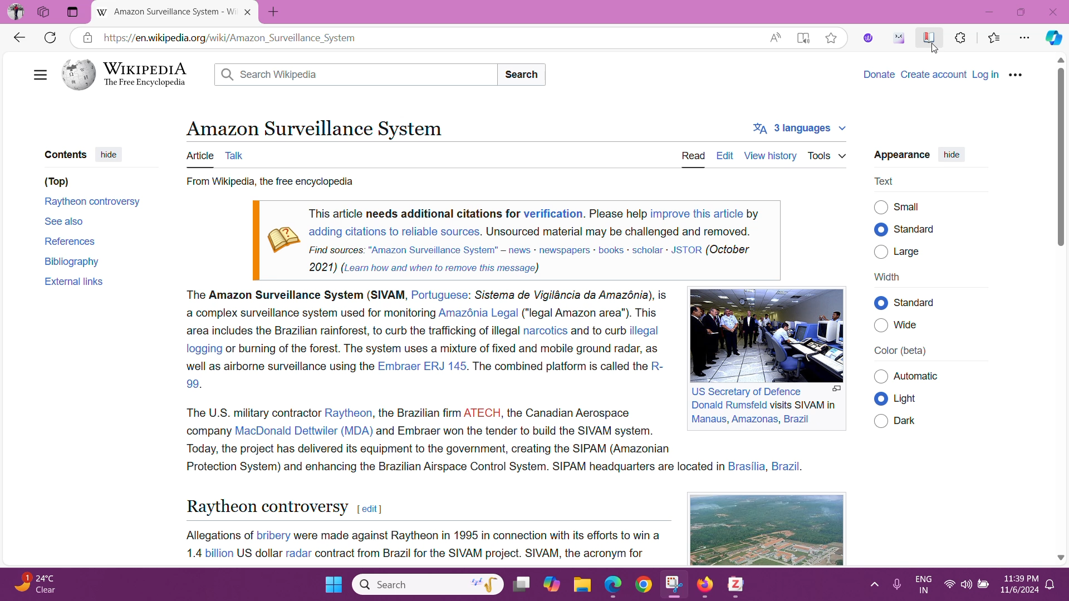 The width and height of the screenshot is (1069, 601). I want to click on Selected, so click(881, 303).